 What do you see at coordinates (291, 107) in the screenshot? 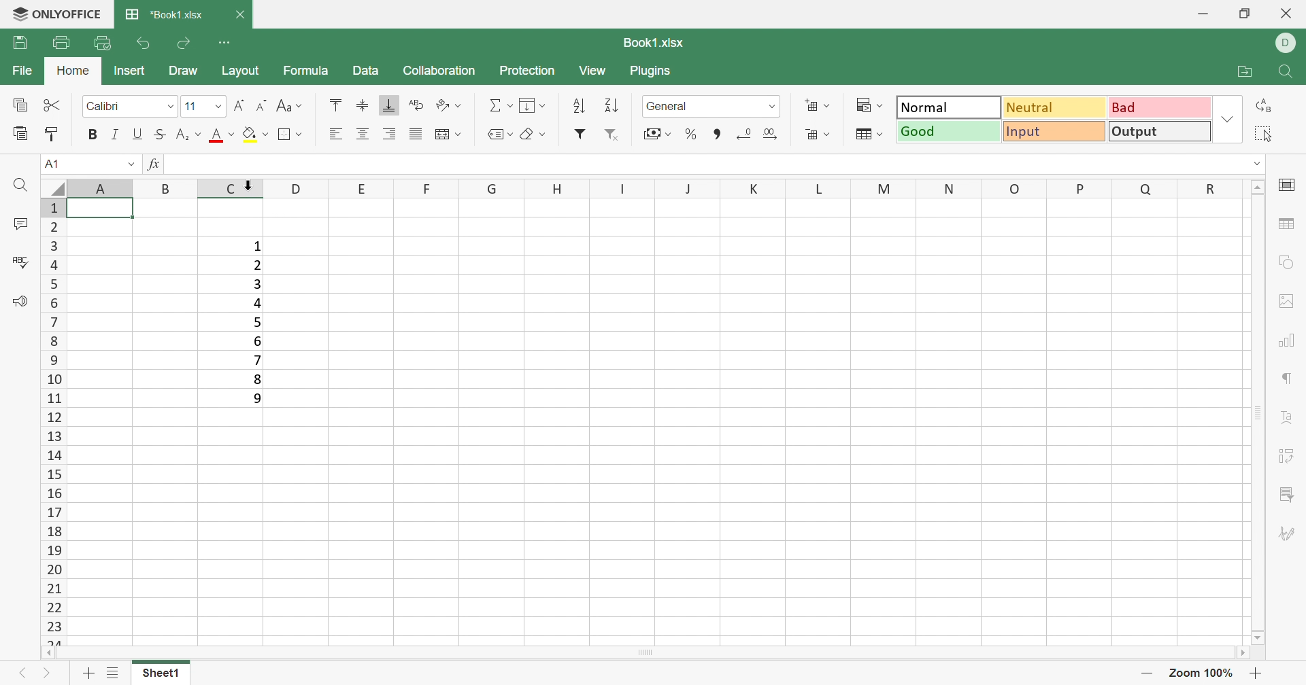
I see `Change case` at bounding box center [291, 107].